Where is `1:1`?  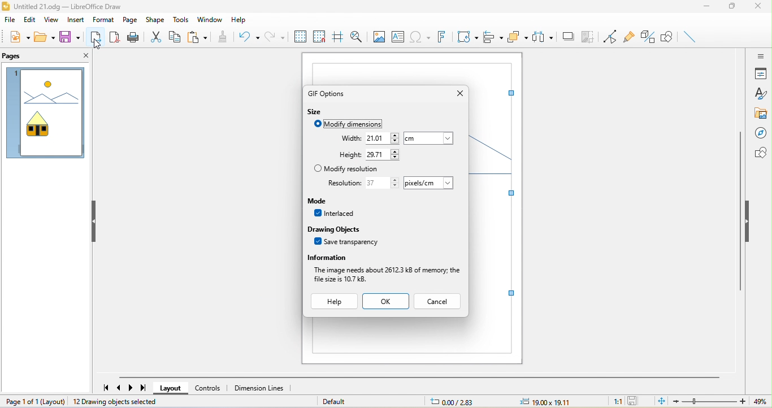
1:1 is located at coordinates (614, 401).